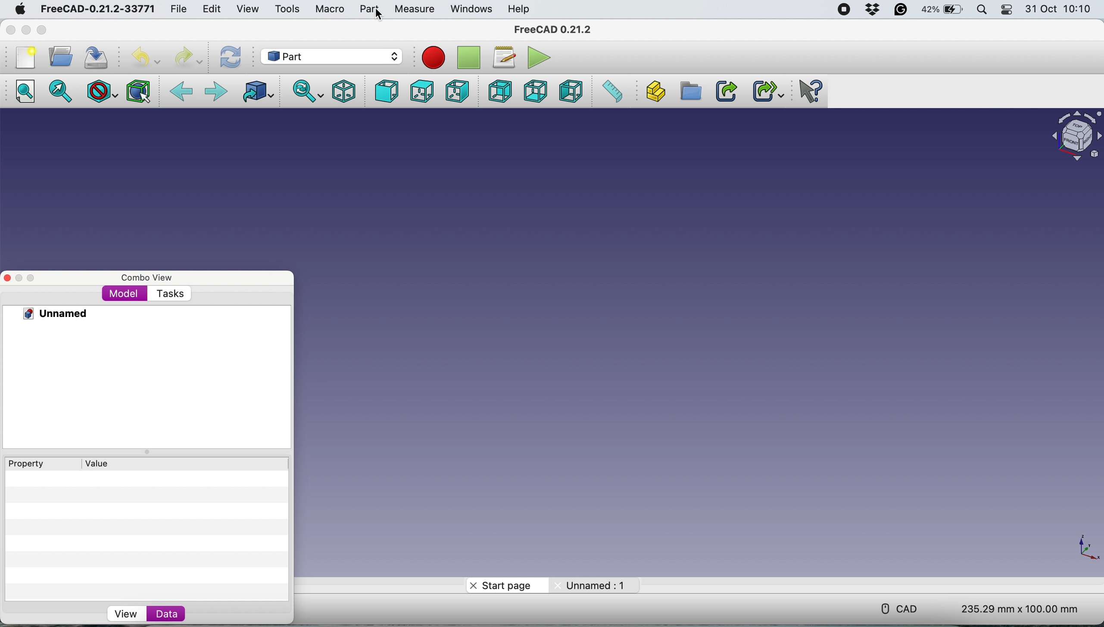 The height and width of the screenshot is (627, 1104). Describe the element at coordinates (335, 57) in the screenshot. I see `Work bench` at that location.